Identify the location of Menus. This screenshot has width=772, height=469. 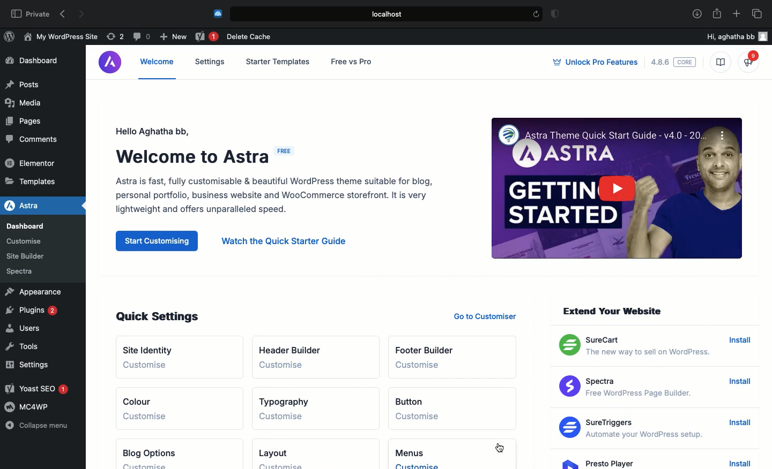
(410, 452).